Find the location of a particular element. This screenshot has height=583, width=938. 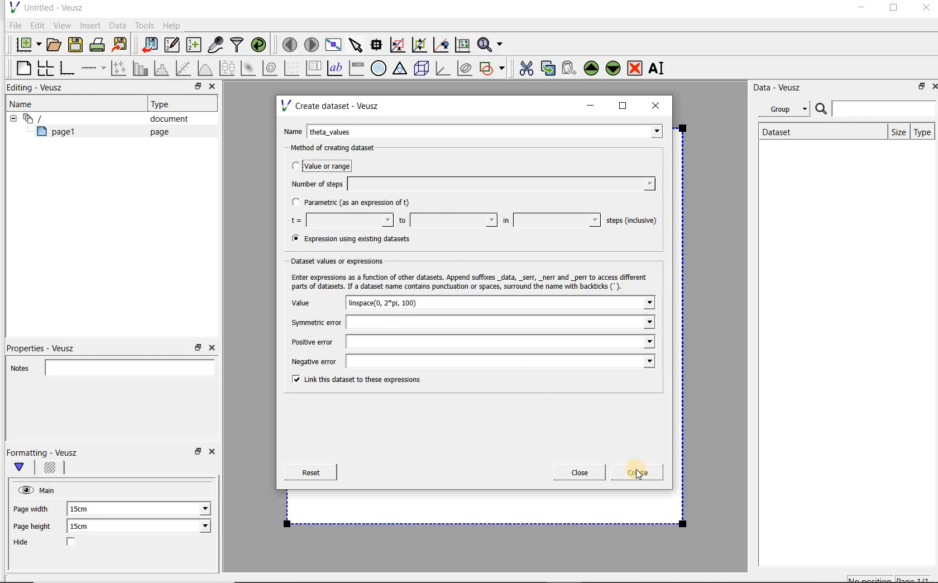

steps (inclusive) is located at coordinates (632, 221).